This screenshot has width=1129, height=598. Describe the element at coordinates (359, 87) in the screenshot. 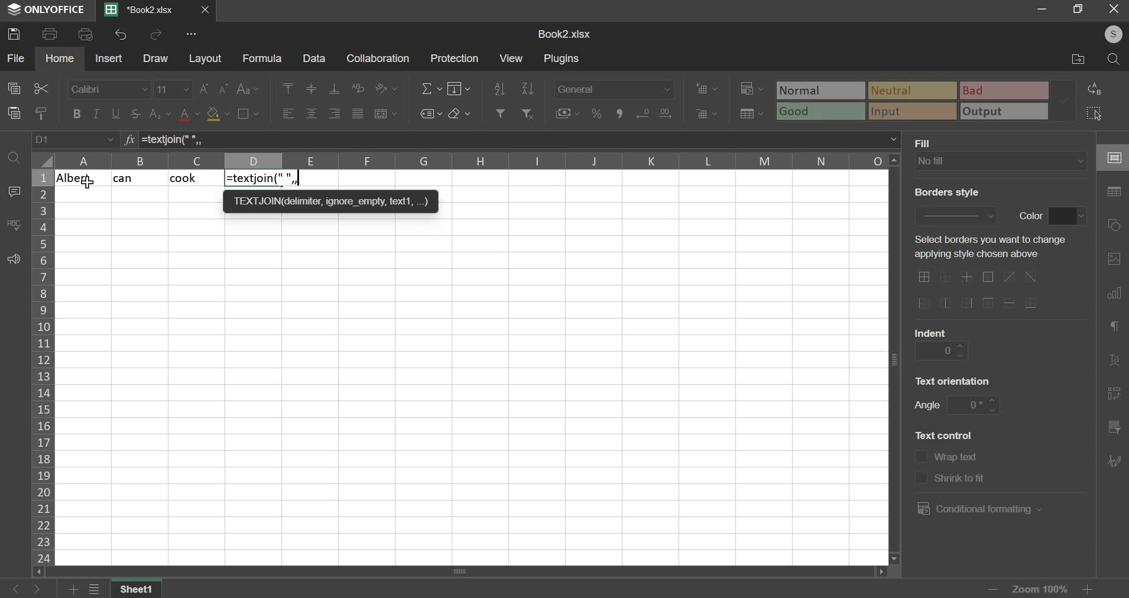

I see `wrap text` at that location.